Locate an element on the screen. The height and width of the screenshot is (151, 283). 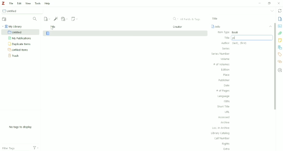
Untitled is located at coordinates (23, 11).